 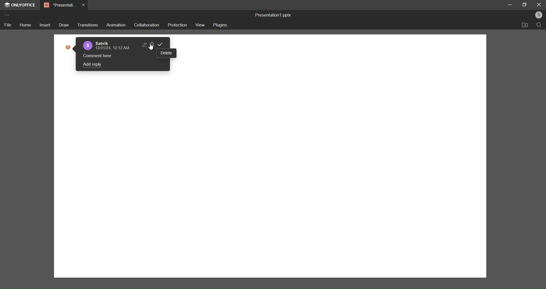 What do you see at coordinates (44, 25) in the screenshot?
I see `insert` at bounding box center [44, 25].